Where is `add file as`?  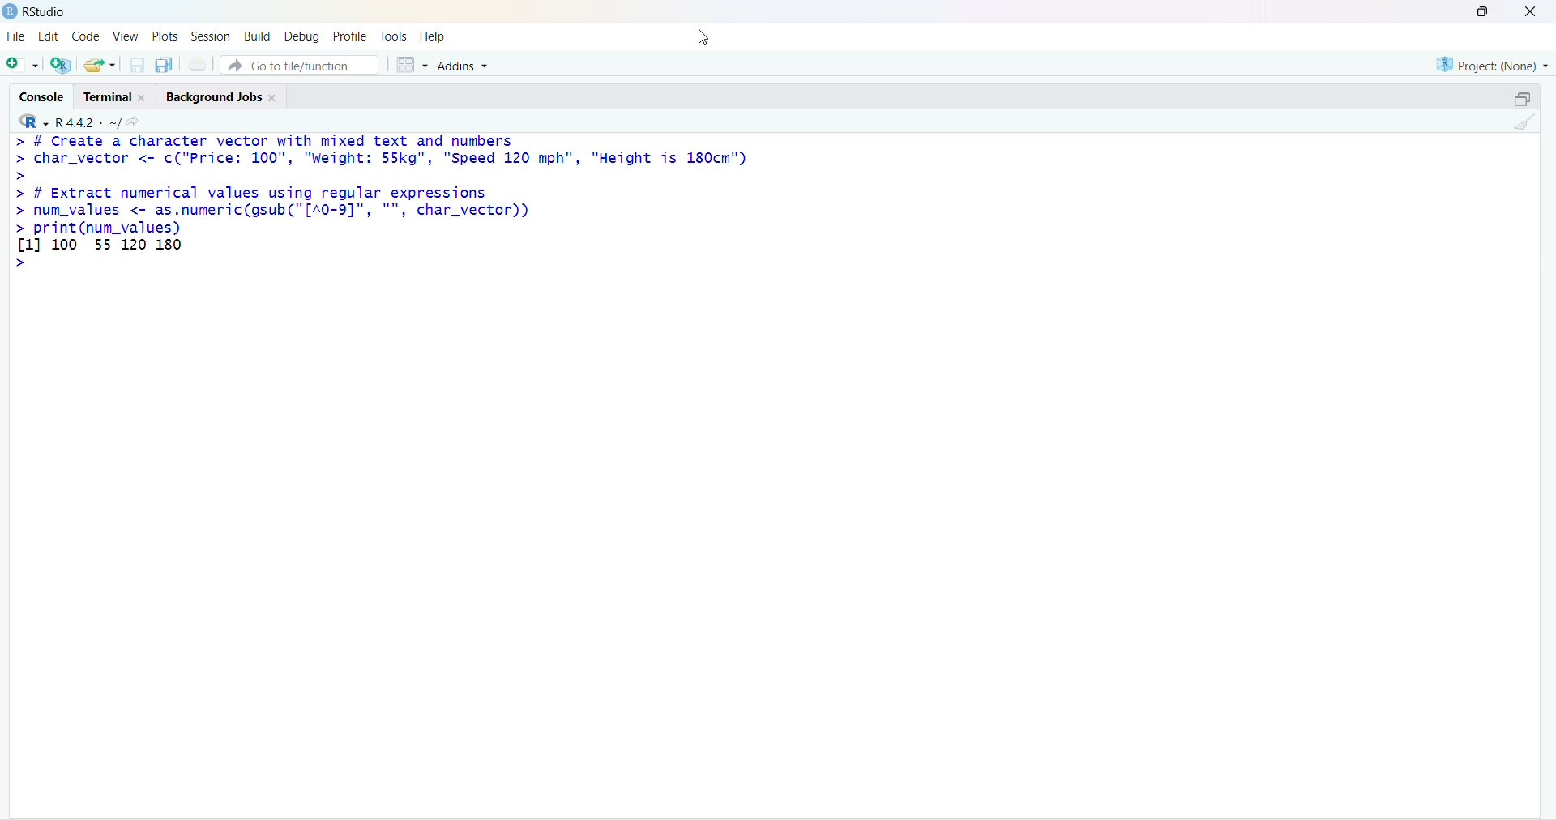
add file as is located at coordinates (23, 66).